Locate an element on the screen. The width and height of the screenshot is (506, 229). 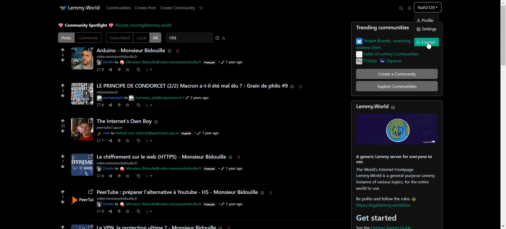
comment is located at coordinates (100, 106).